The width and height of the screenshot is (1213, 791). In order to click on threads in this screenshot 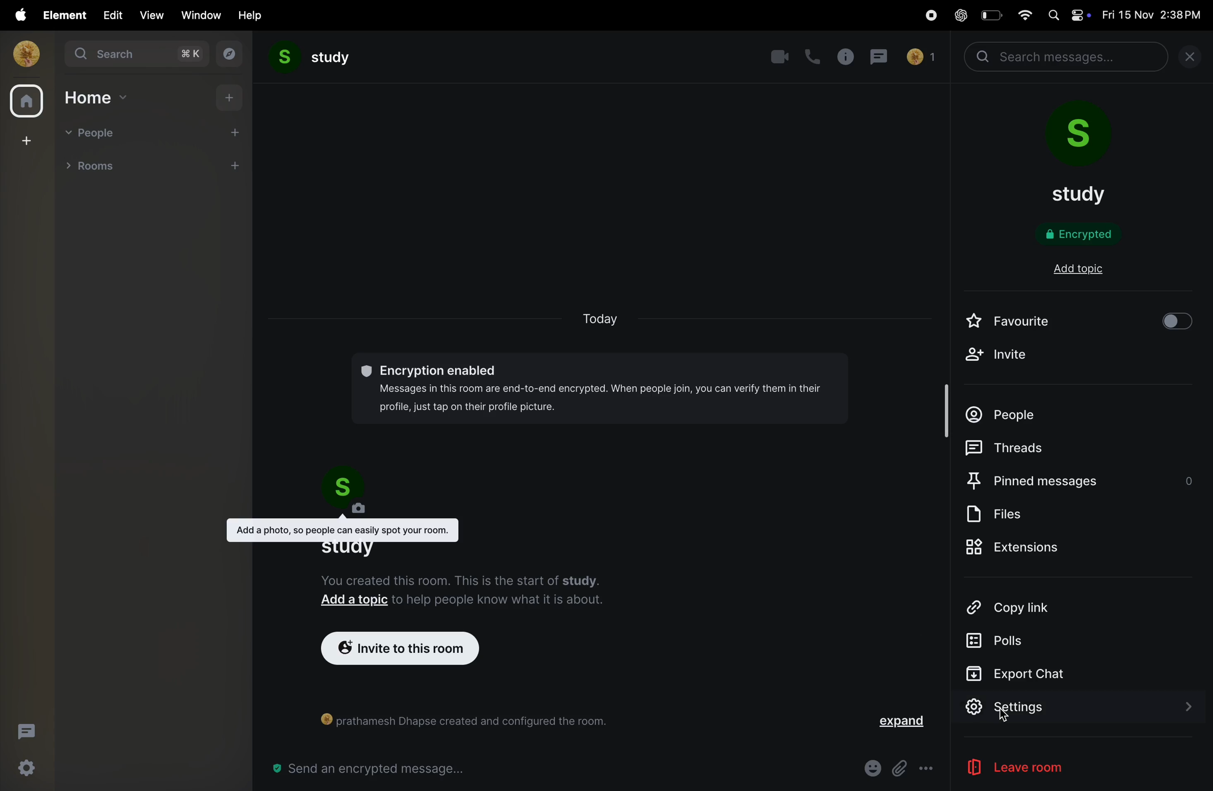, I will do `click(1006, 447)`.